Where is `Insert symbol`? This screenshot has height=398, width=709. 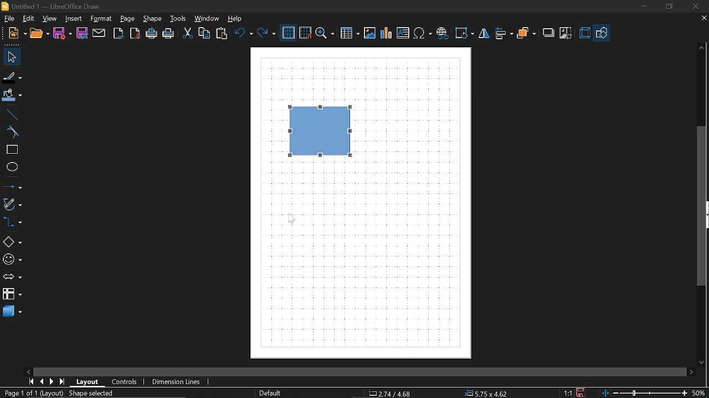 Insert symbol is located at coordinates (442, 33).